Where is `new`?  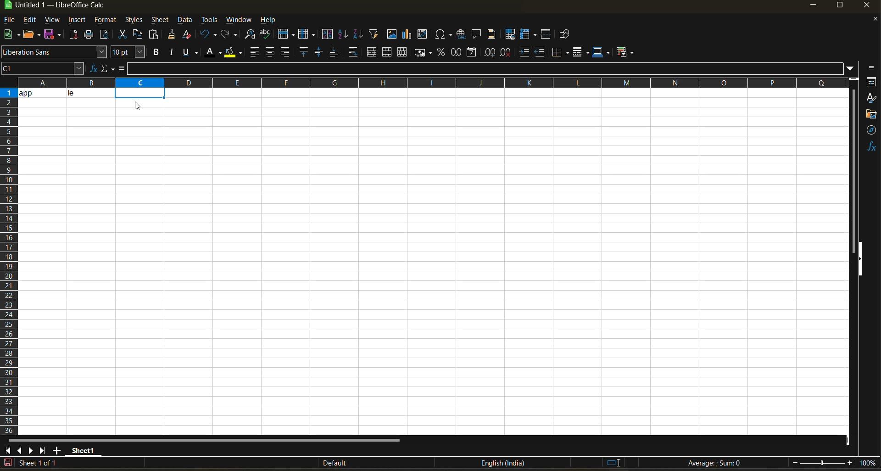
new is located at coordinates (11, 35).